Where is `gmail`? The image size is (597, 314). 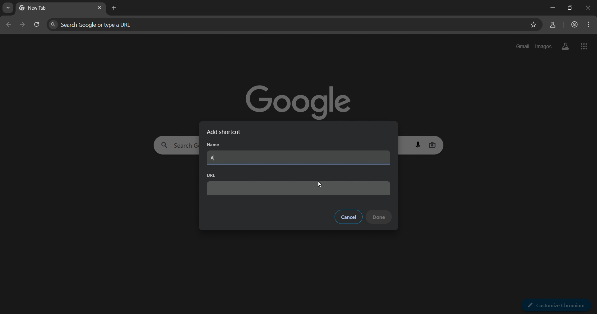 gmail is located at coordinates (523, 46).